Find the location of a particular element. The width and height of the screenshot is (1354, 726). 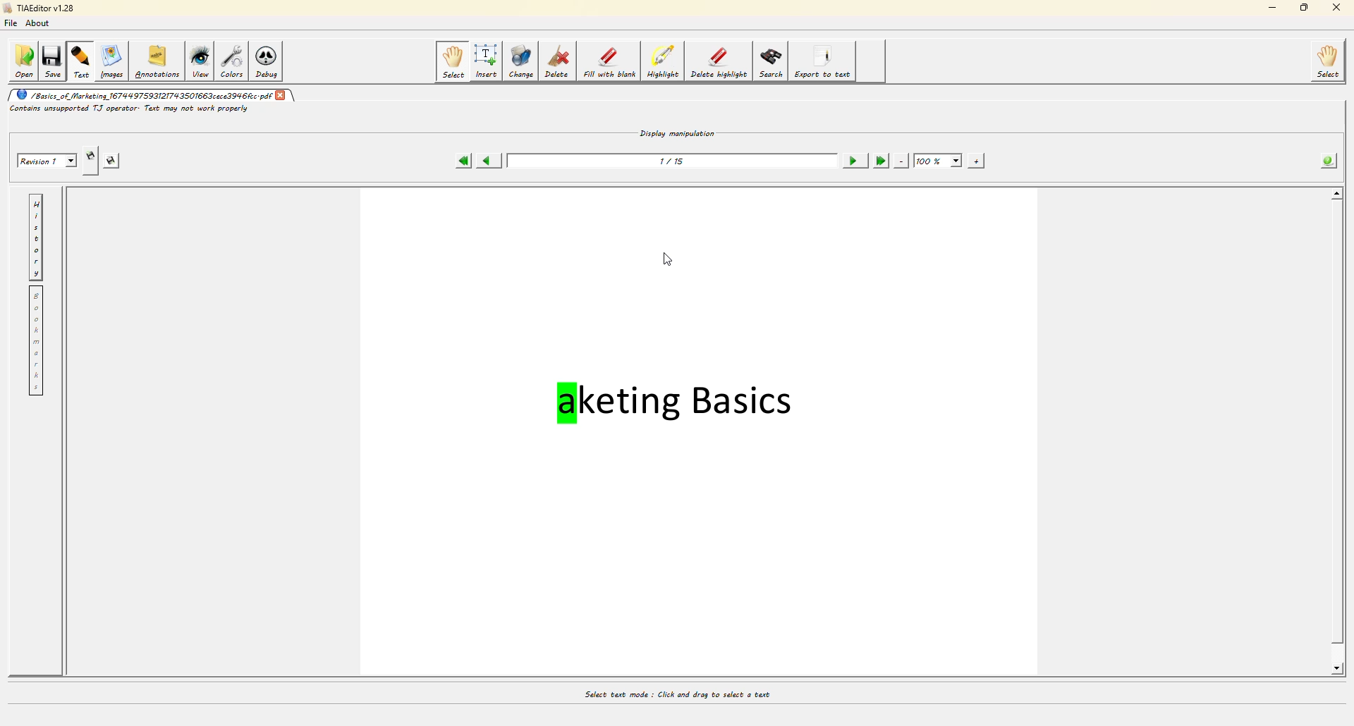

minimize is located at coordinates (1266, 8).